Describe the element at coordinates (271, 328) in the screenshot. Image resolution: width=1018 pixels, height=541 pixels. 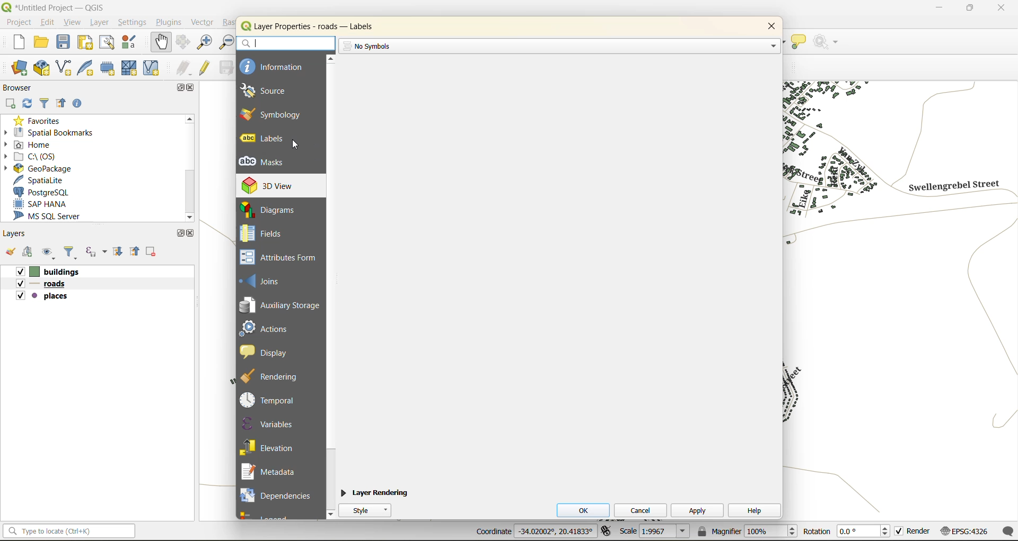
I see `actions` at that location.